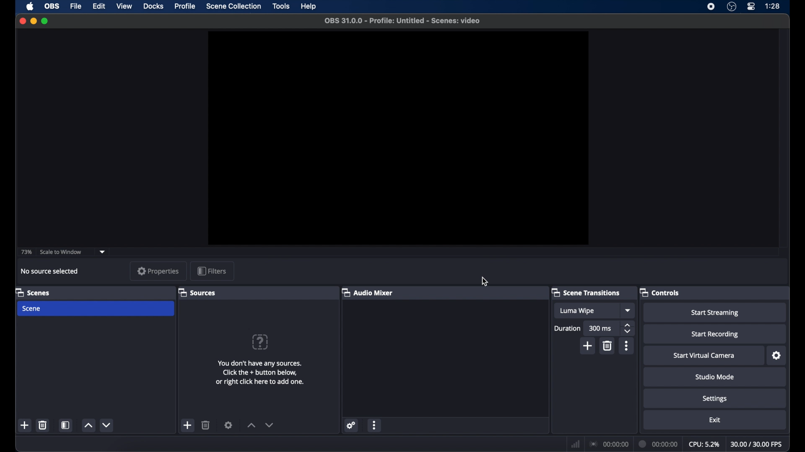 This screenshot has height=452, width=805. I want to click on more options, so click(375, 425).